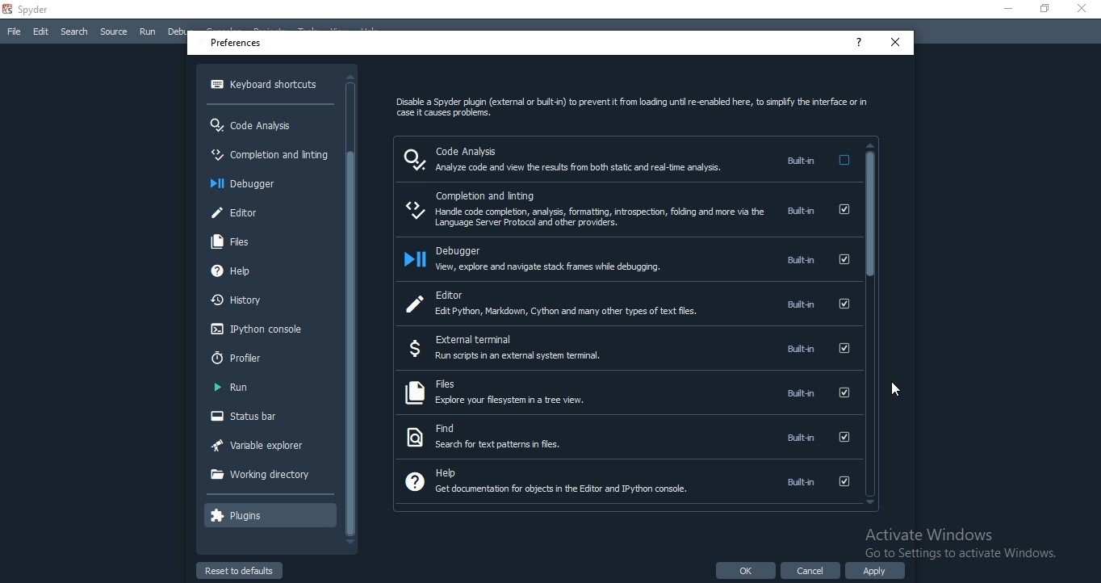  Describe the element at coordinates (626, 349) in the screenshot. I see `external ternimal` at that location.